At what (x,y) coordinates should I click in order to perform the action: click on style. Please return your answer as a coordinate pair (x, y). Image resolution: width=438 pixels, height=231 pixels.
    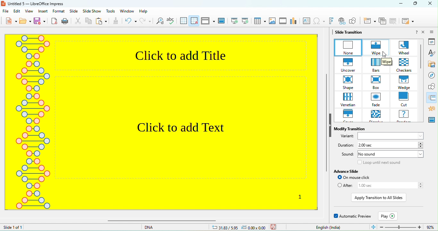
    Looking at the image, I should click on (432, 53).